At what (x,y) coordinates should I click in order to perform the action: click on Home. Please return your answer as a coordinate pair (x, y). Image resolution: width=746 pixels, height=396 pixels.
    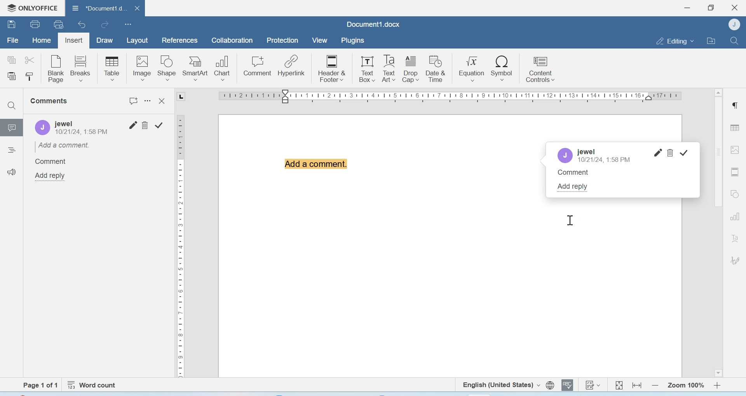
    Looking at the image, I should click on (41, 40).